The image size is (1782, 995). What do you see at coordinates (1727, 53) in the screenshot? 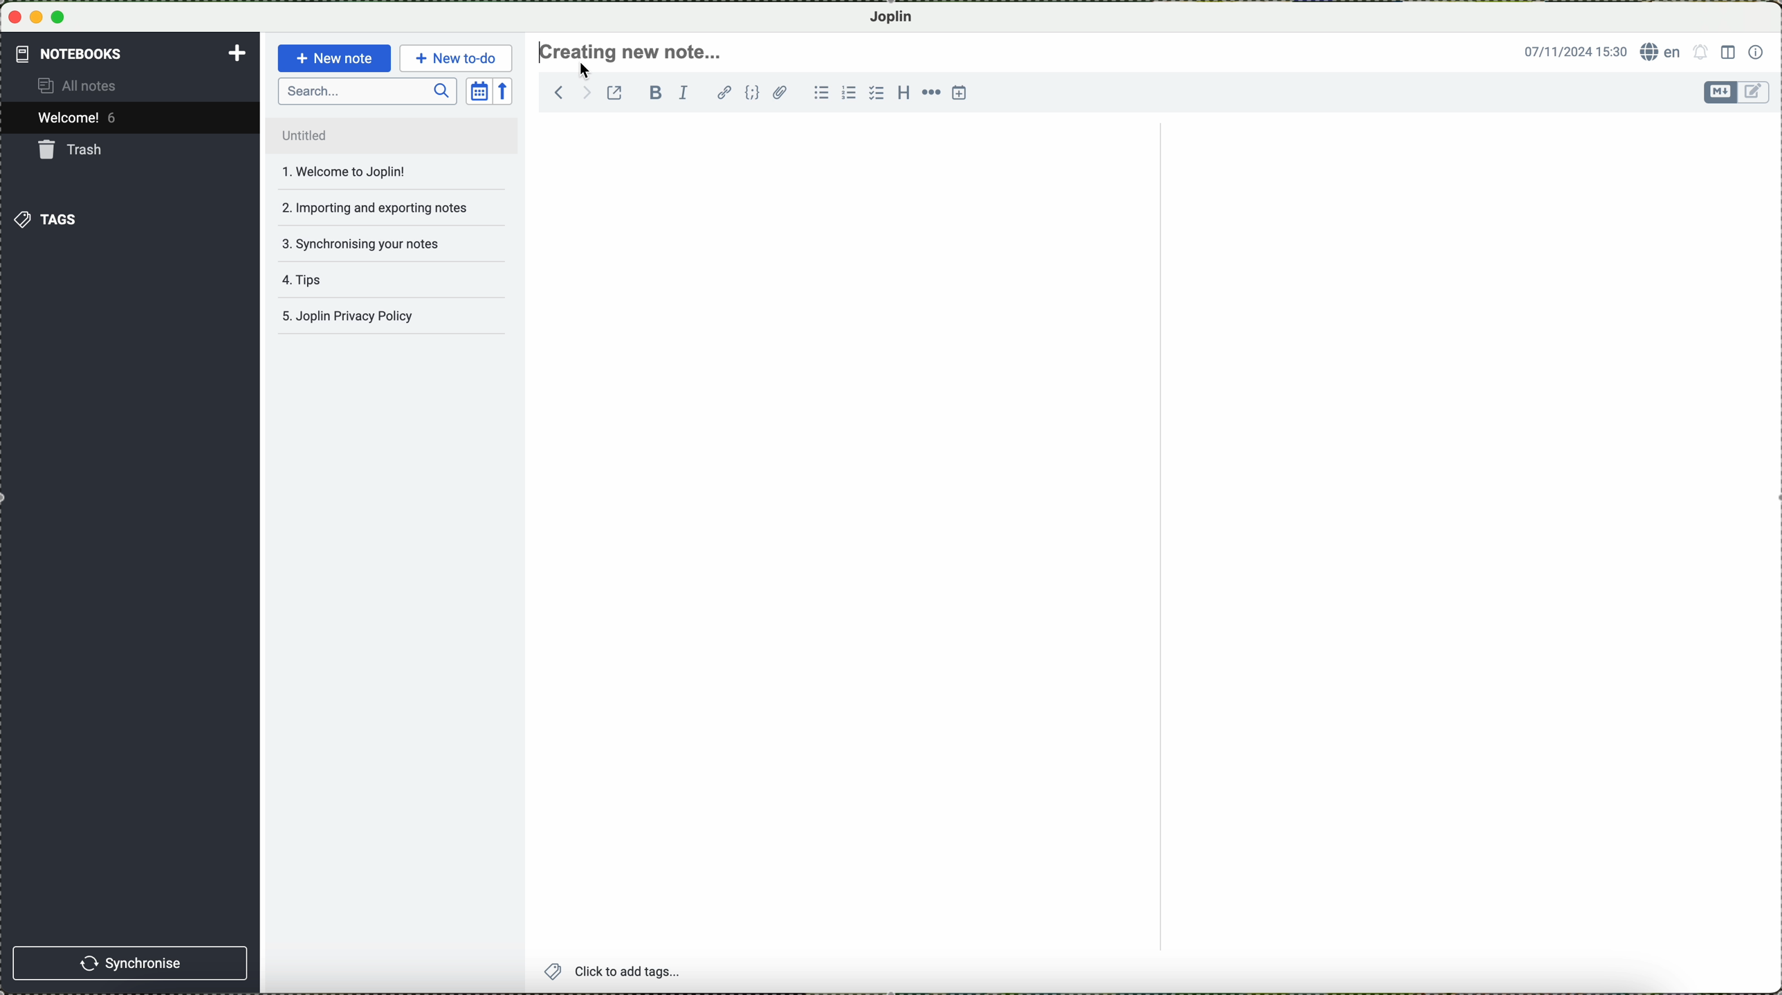
I see `toggle editor layout` at bounding box center [1727, 53].